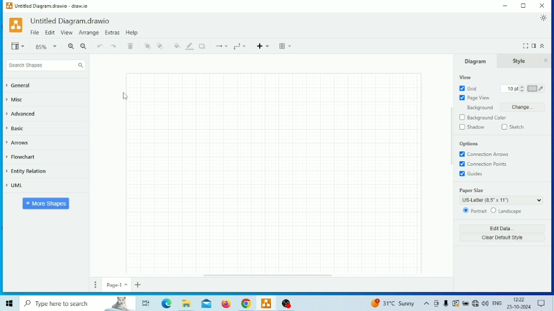 This screenshot has height=311, width=554. I want to click on Grid, so click(468, 89).